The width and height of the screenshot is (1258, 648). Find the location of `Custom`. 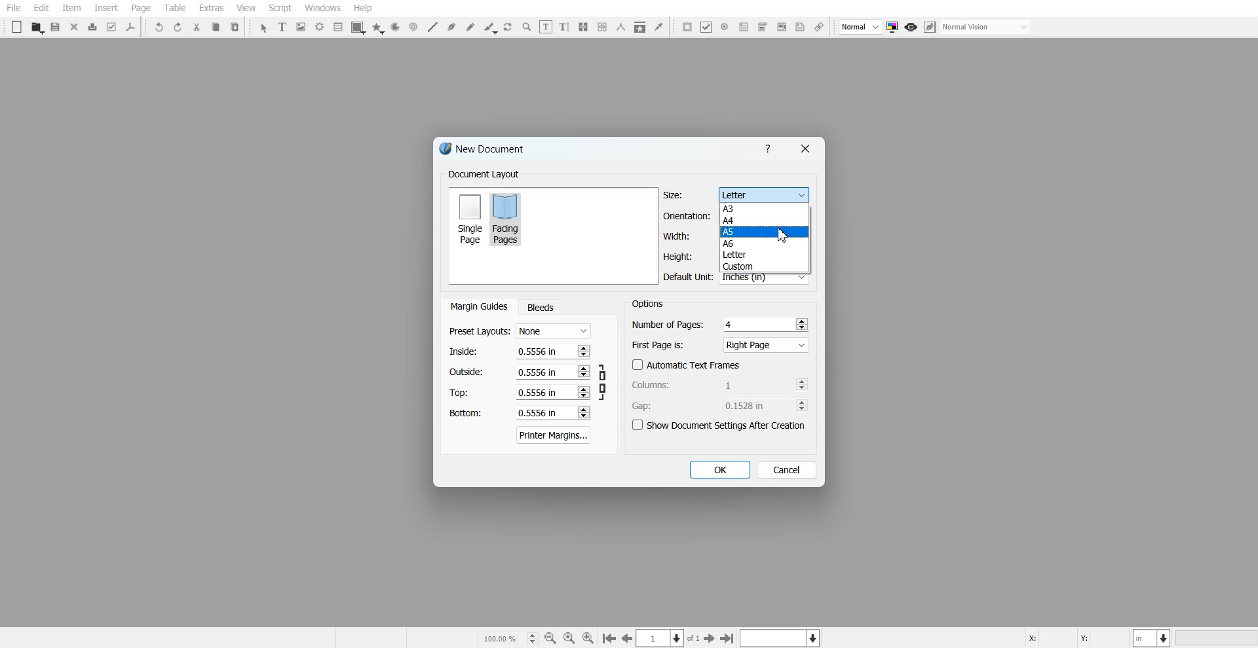

Custom is located at coordinates (765, 266).